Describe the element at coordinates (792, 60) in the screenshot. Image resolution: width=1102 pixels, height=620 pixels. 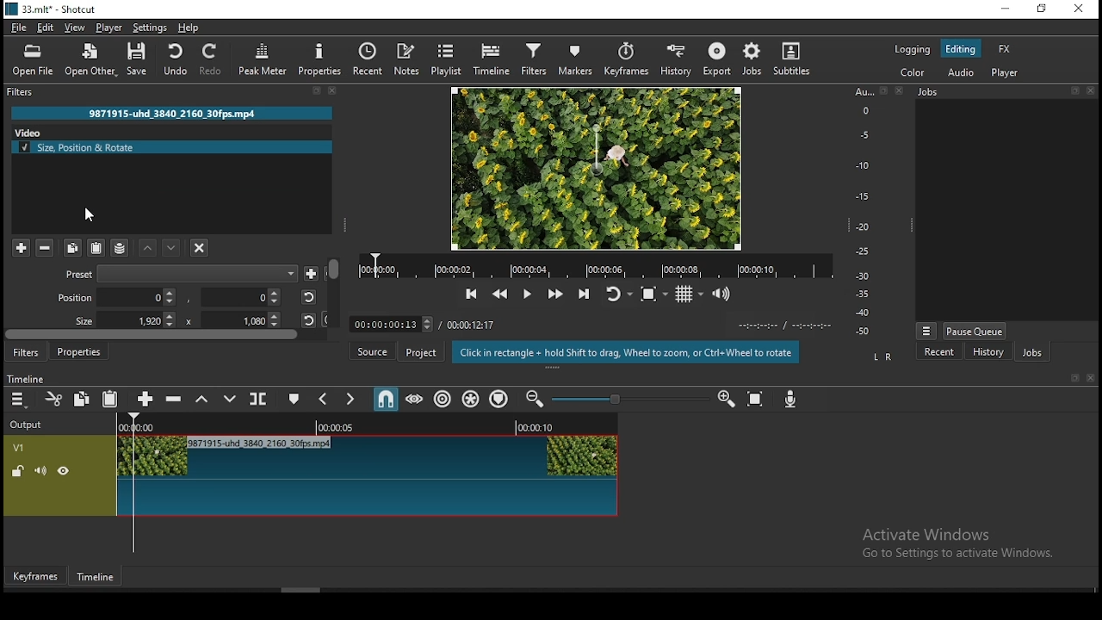
I see `subtitle` at that location.